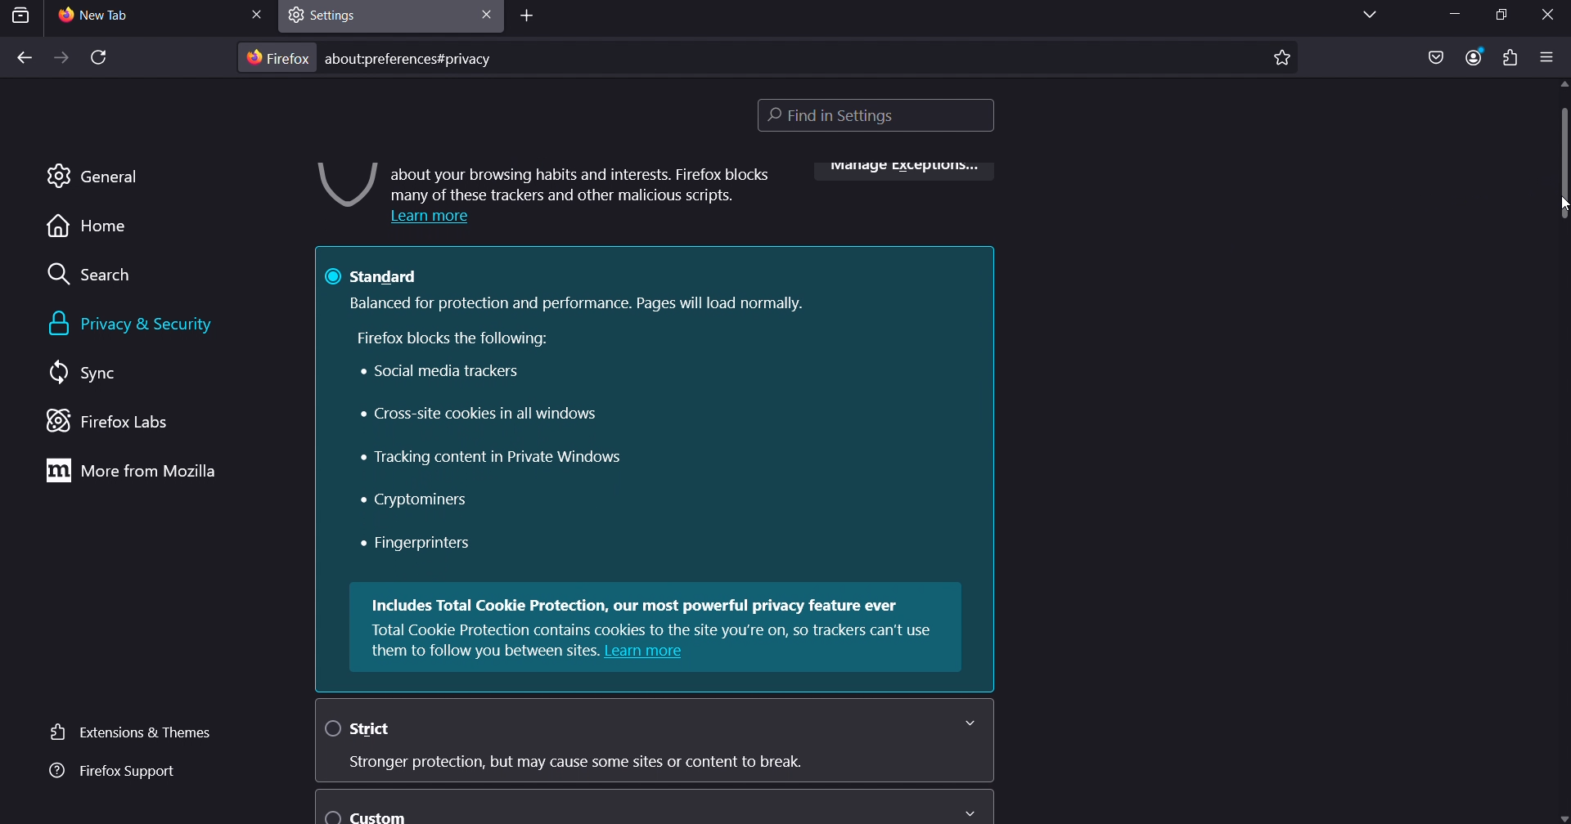 The width and height of the screenshot is (1571, 824). I want to click on search, so click(98, 277).